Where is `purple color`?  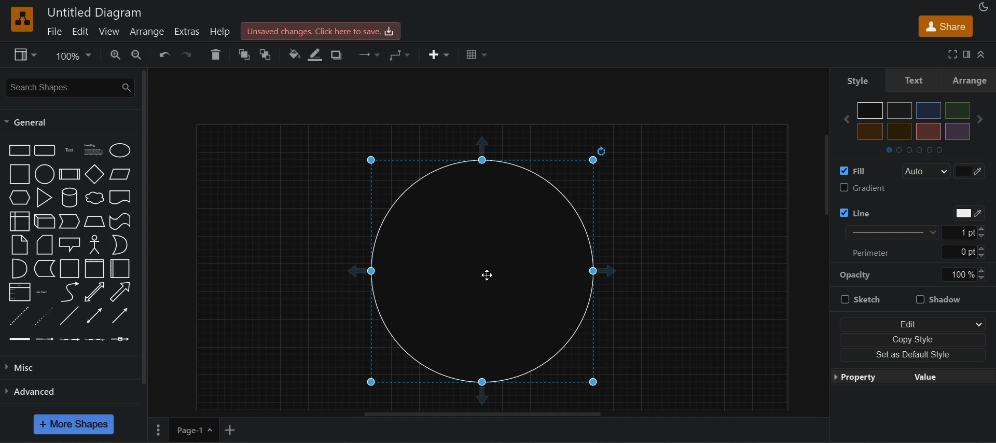
purple color is located at coordinates (958, 131).